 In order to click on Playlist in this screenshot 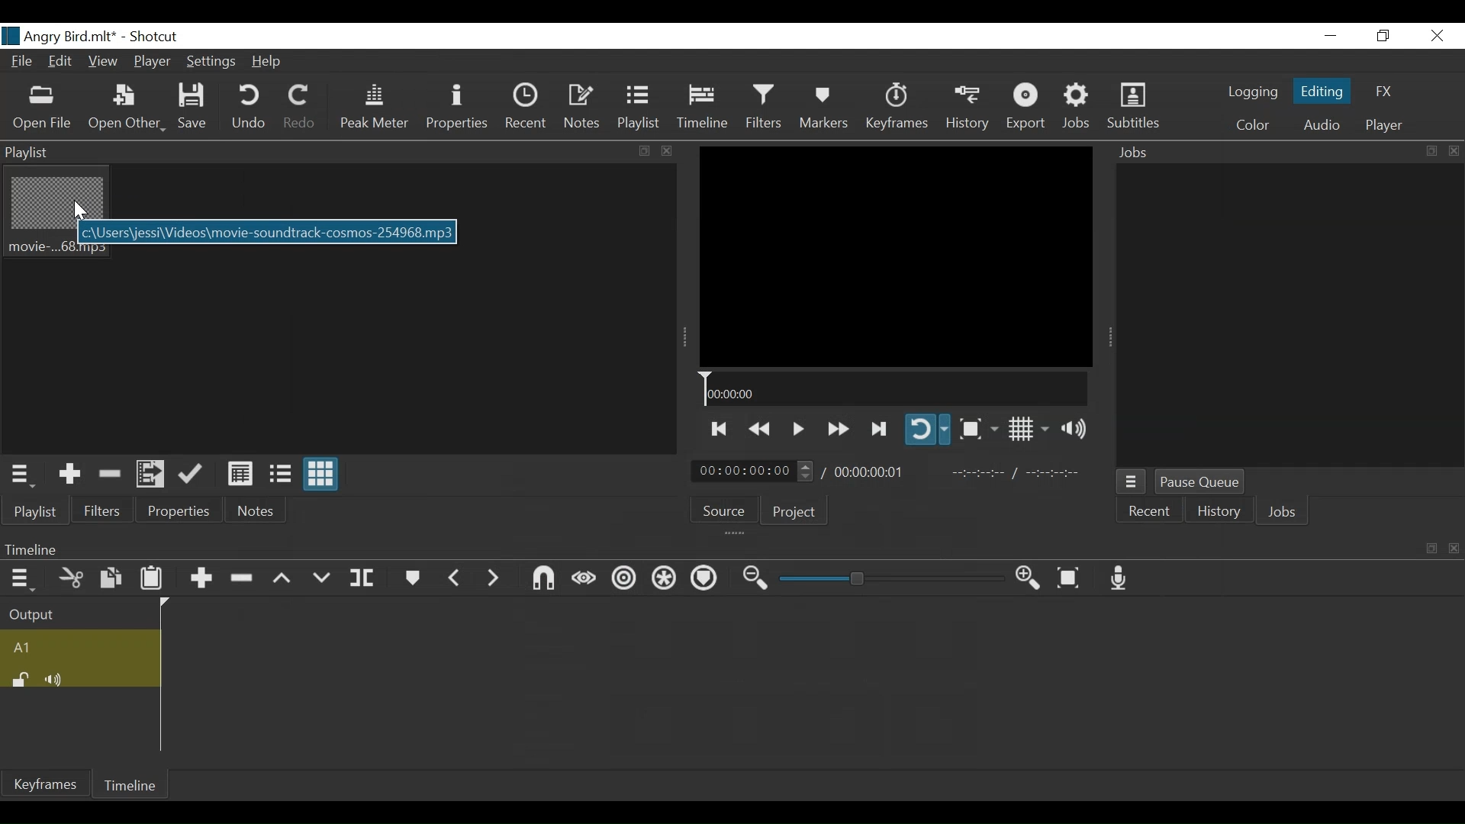, I will do `click(638, 107)`.